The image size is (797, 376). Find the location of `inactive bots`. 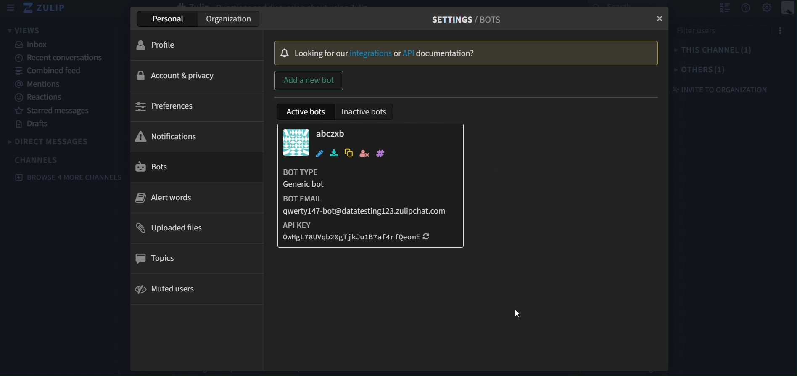

inactive bots is located at coordinates (368, 111).